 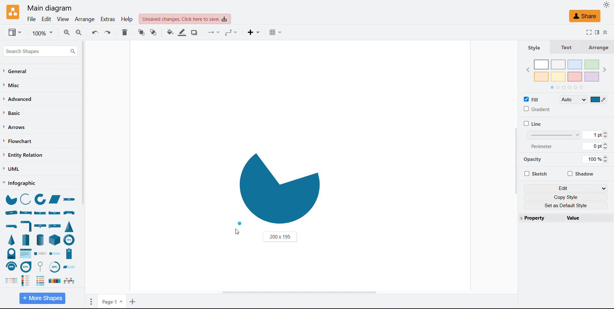 I want to click on Sketch , so click(x=535, y=173).